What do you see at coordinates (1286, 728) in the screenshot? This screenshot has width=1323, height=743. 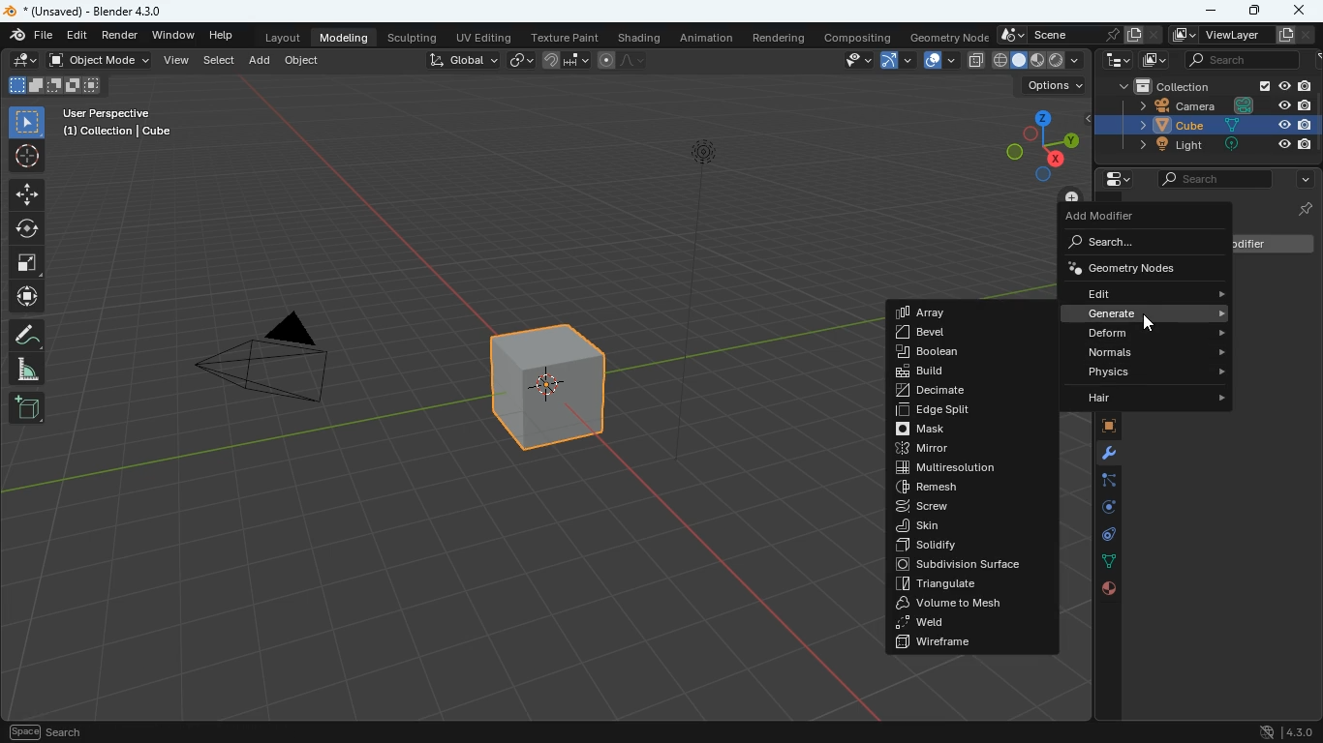 I see `version` at bounding box center [1286, 728].